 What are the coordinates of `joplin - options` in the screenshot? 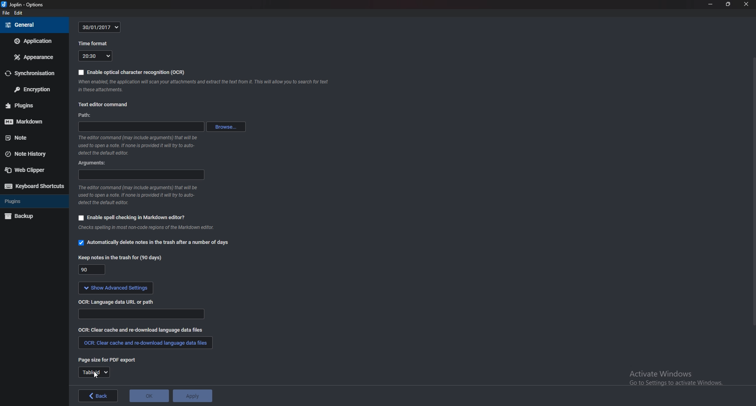 It's located at (25, 5).